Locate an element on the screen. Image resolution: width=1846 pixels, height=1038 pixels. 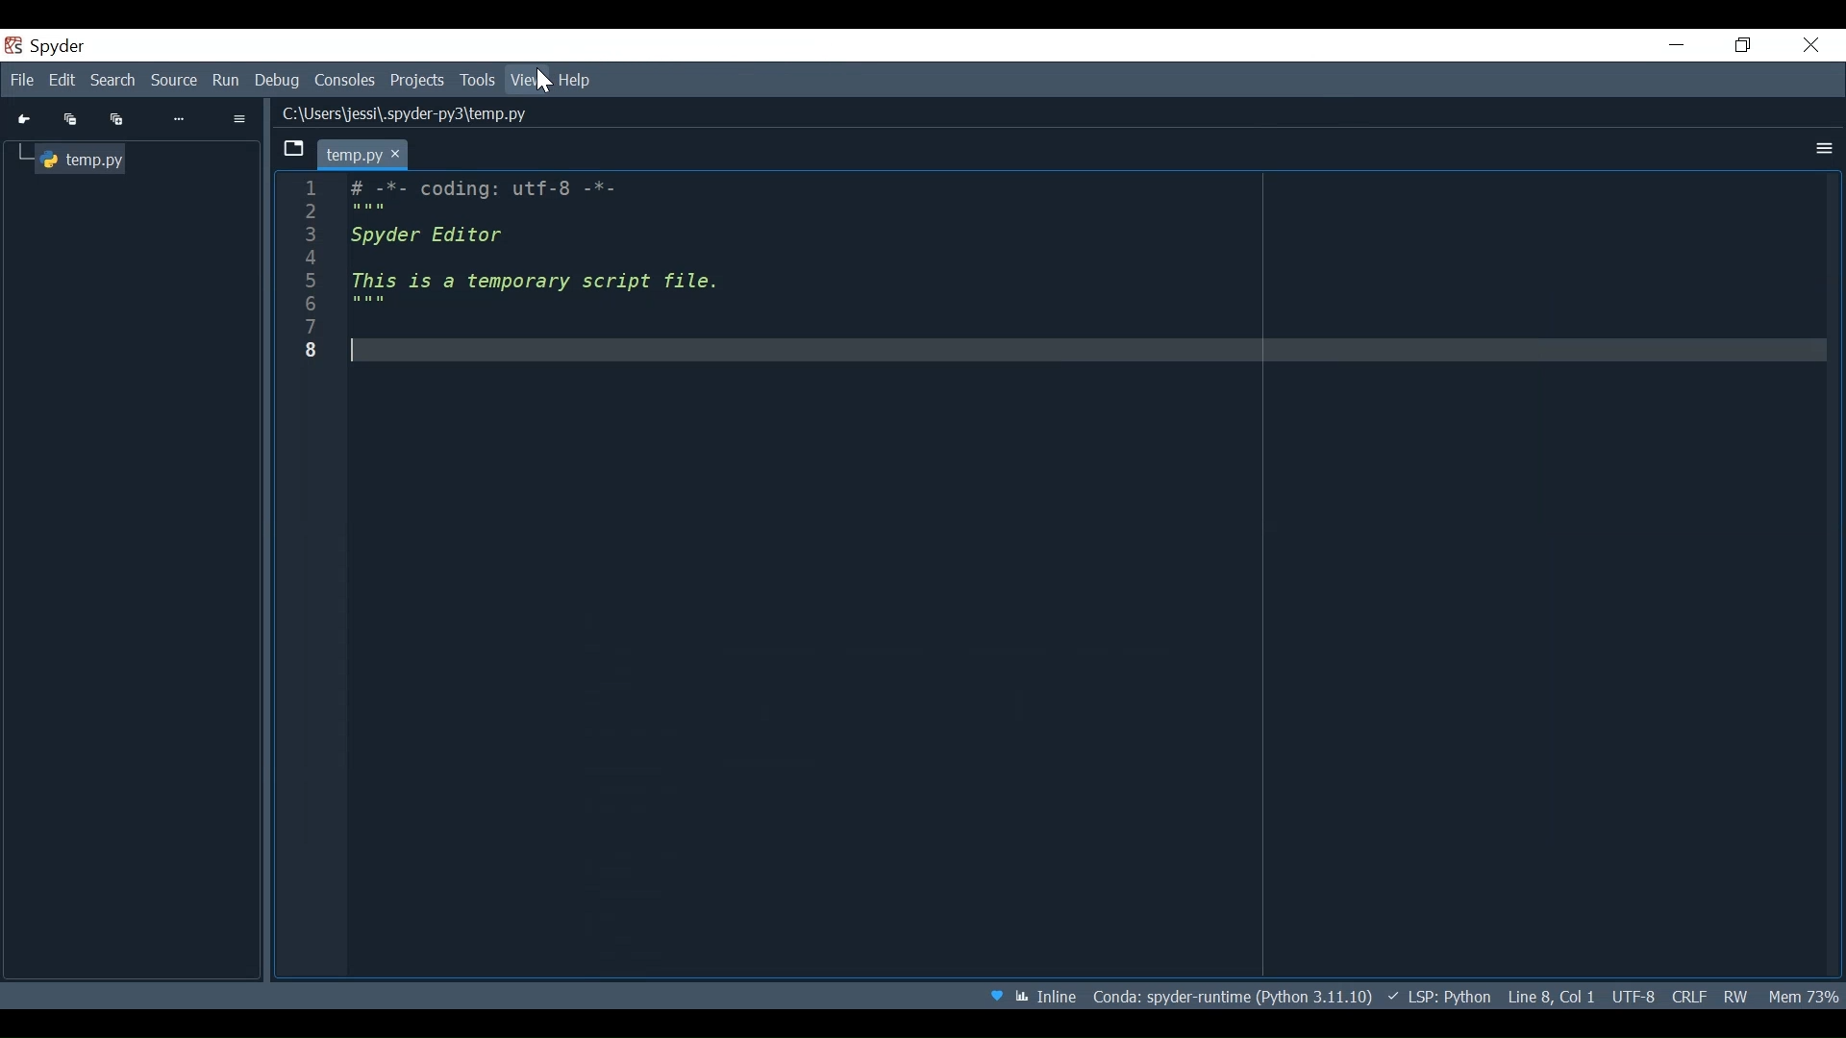
UTF-8 is located at coordinates (1634, 997).